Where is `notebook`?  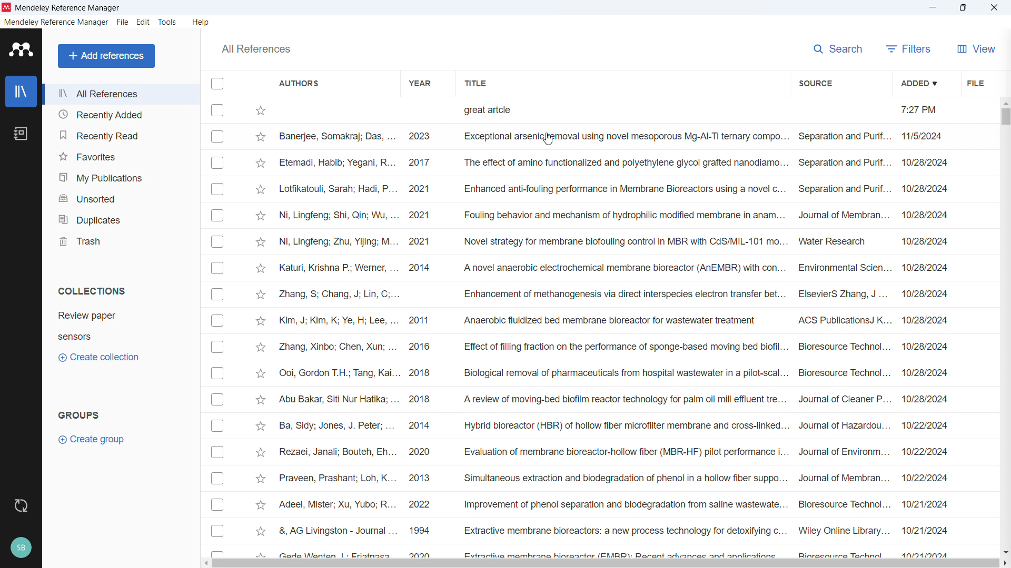 notebook is located at coordinates (21, 133).